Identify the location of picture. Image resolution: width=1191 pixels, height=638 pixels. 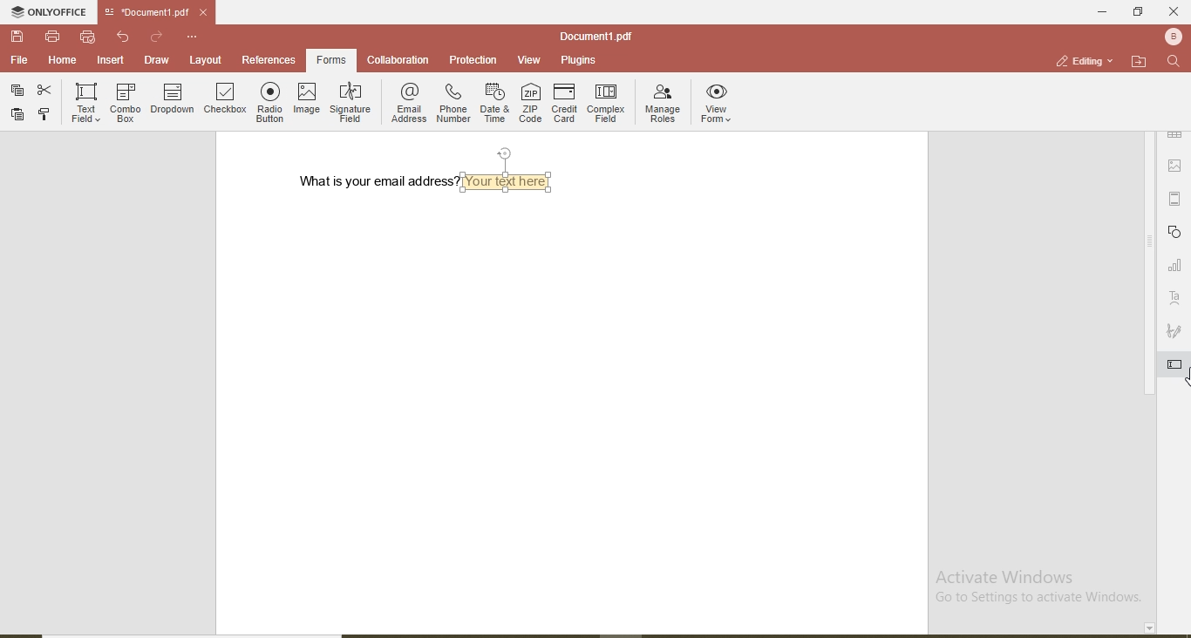
(1178, 165).